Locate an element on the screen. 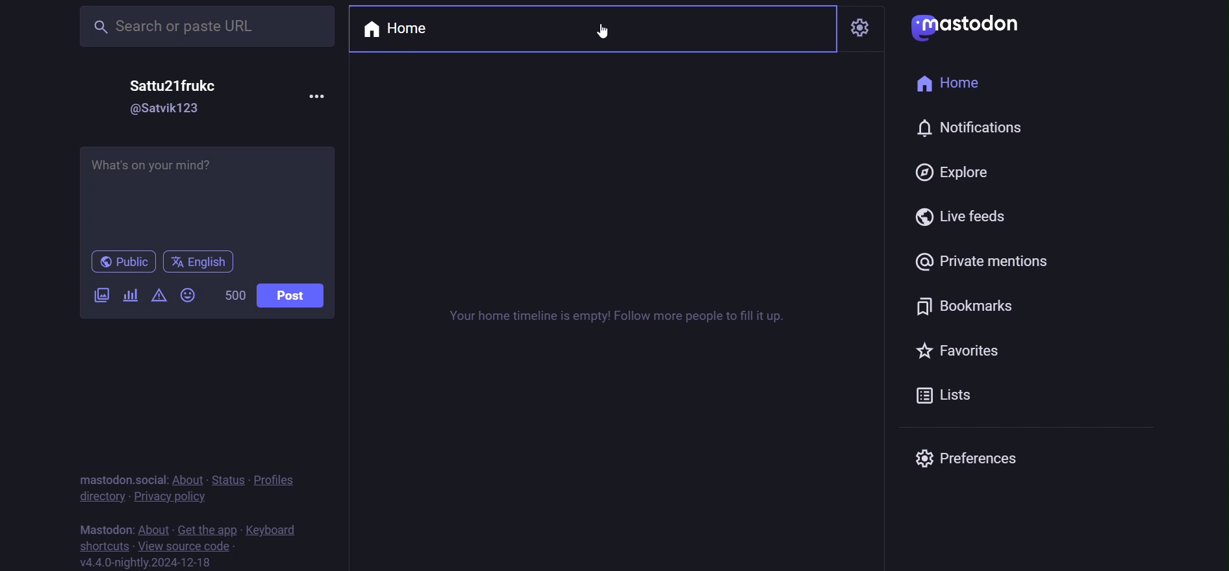 This screenshot has height=571, width=1229. post is located at coordinates (296, 294).